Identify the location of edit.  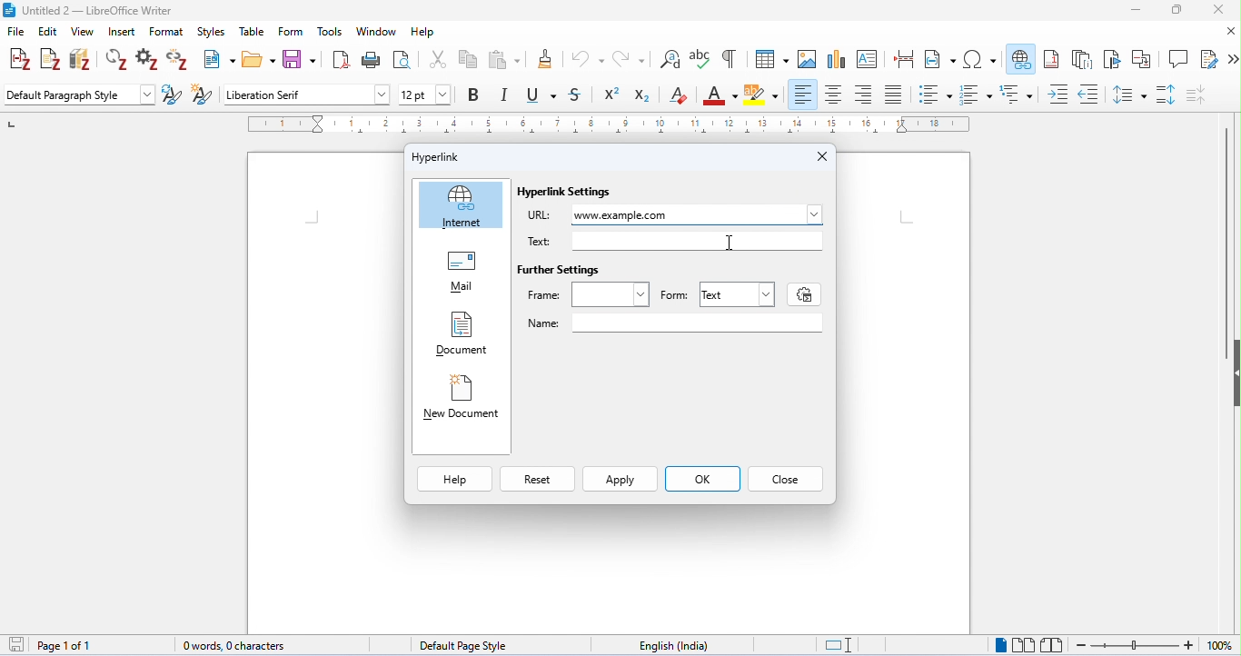
(50, 31).